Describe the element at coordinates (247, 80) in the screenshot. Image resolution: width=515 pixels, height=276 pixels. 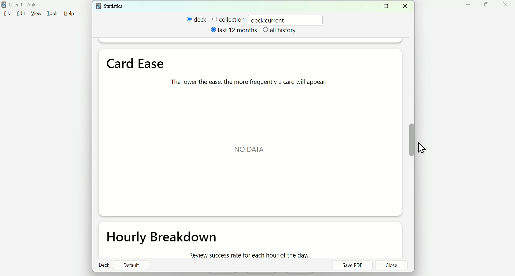
I see `The lower the ease, the more frequently a card will appear.` at that location.